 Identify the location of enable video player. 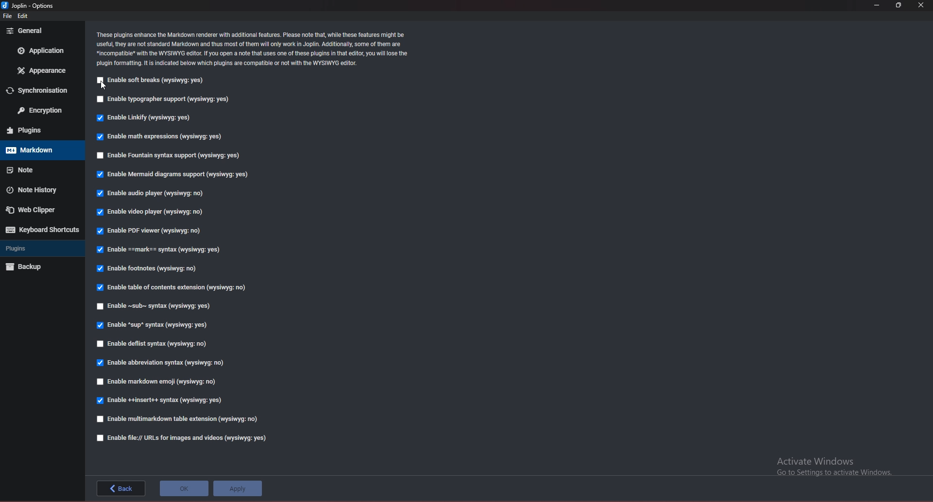
(153, 213).